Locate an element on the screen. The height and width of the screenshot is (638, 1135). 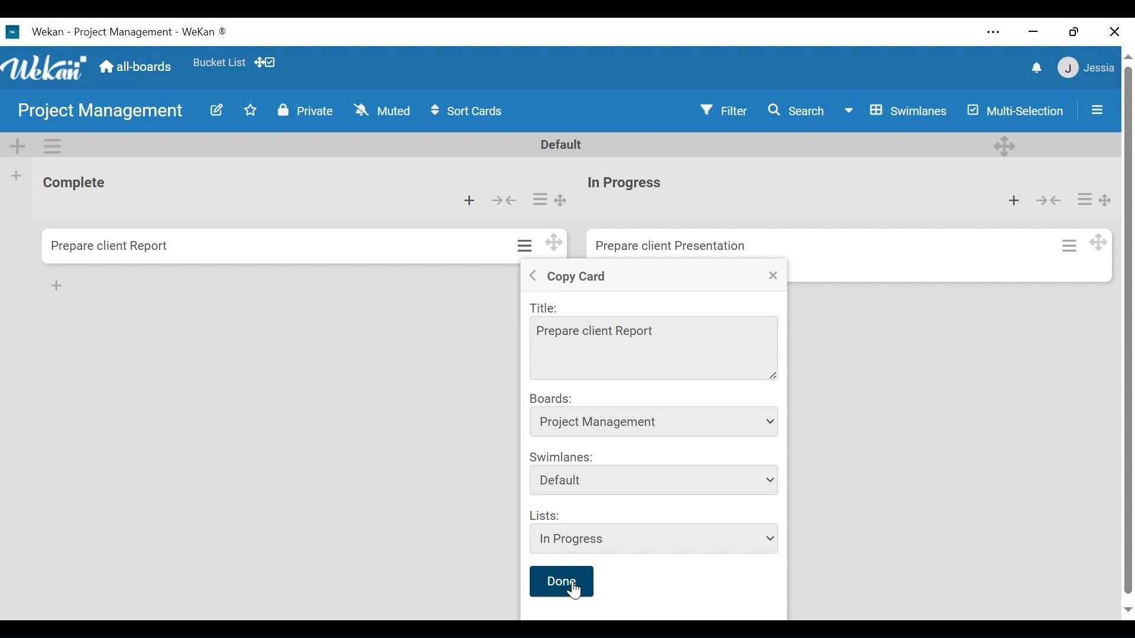
Desktop drag handle is located at coordinates (563, 198).